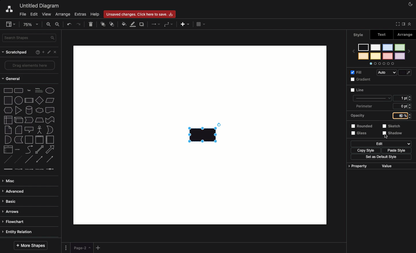  Describe the element at coordinates (387, 136) in the screenshot. I see `Select` at that location.